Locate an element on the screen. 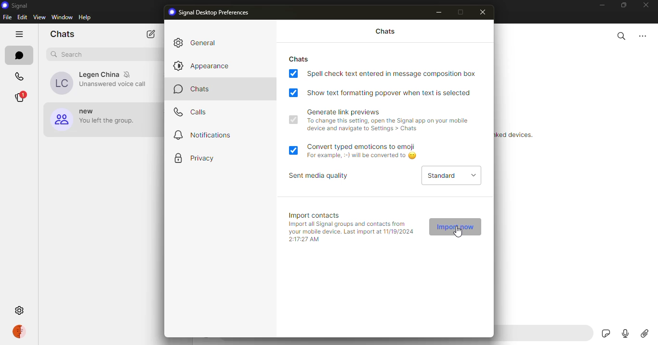 The height and width of the screenshot is (345, 658). search is located at coordinates (621, 36).